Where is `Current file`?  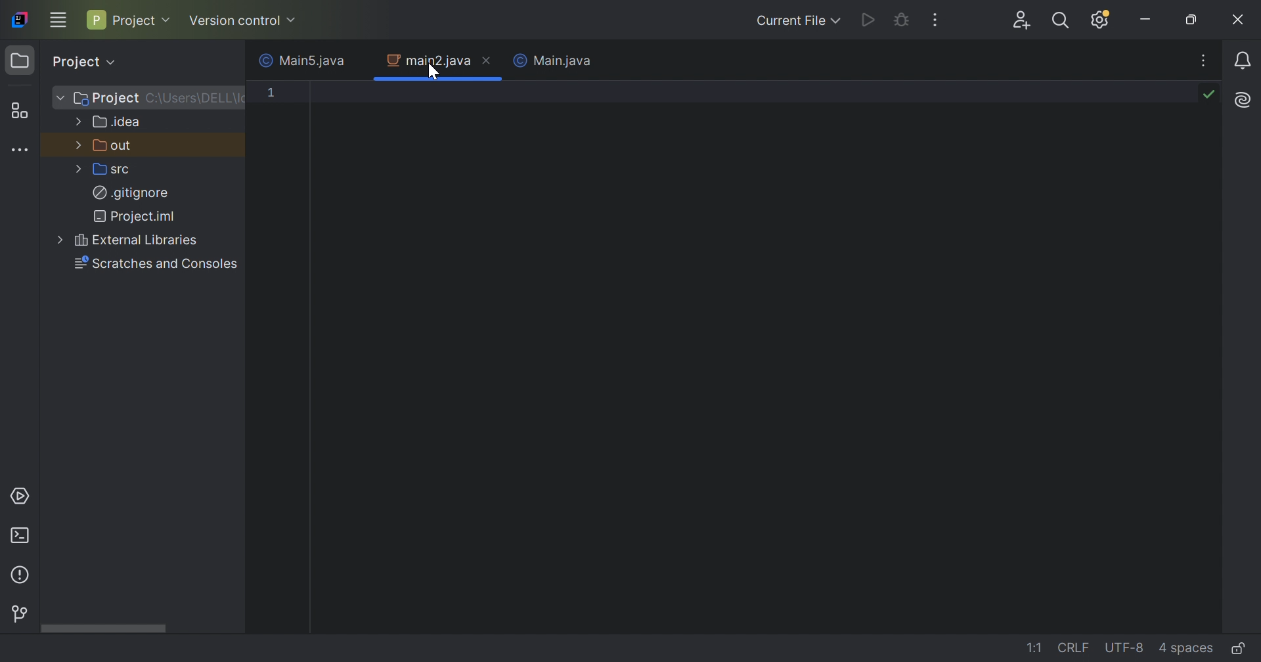
Current file is located at coordinates (796, 20).